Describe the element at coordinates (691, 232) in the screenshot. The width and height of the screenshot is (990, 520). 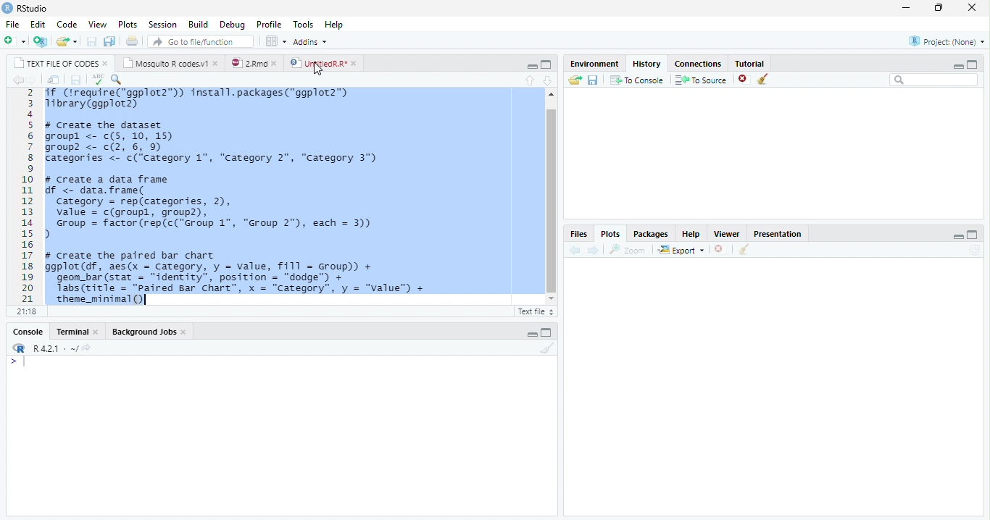
I see `help` at that location.